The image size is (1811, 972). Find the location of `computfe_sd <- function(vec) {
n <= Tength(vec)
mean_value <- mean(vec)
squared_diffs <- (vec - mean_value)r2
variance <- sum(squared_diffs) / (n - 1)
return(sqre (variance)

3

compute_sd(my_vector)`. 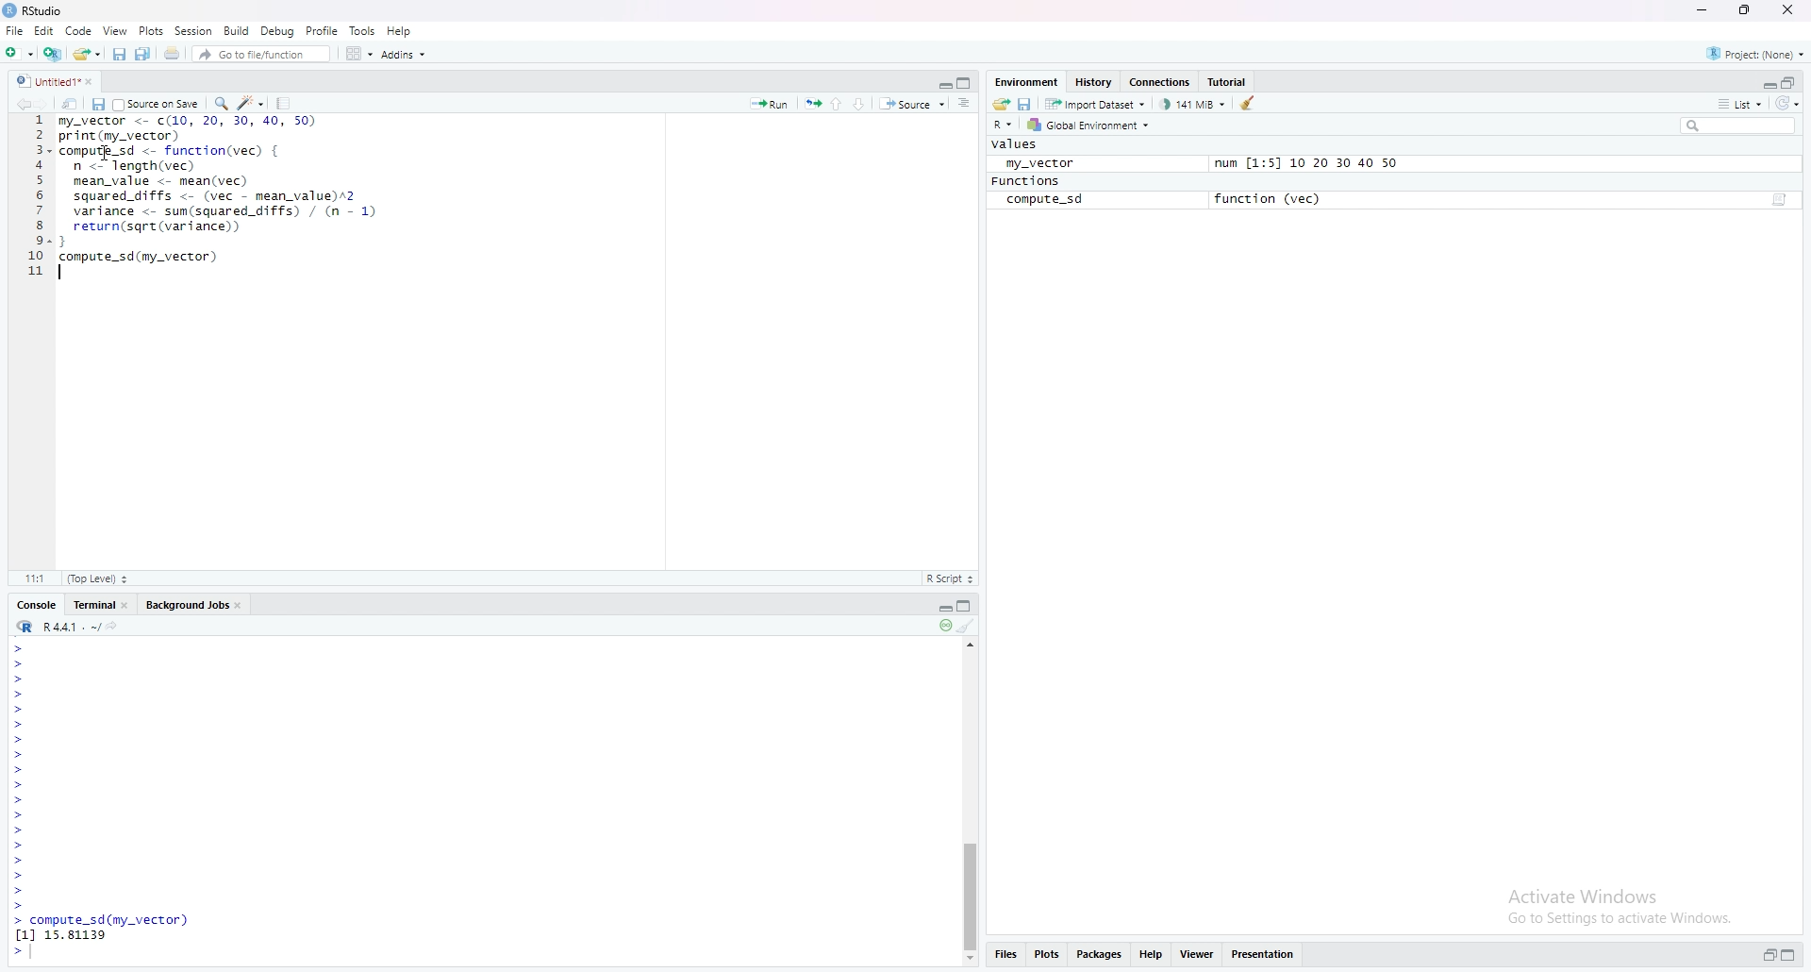

computfe_sd <- function(vec) {
n <= Tength(vec)
mean_value <- mean(vec)
squared_diffs <- (vec - mean_value)r2
variance <- sum(squared_diffs) / (n - 1)
return(sqre (variance)

3

compute_sd(my_vector) is located at coordinates (221, 210).